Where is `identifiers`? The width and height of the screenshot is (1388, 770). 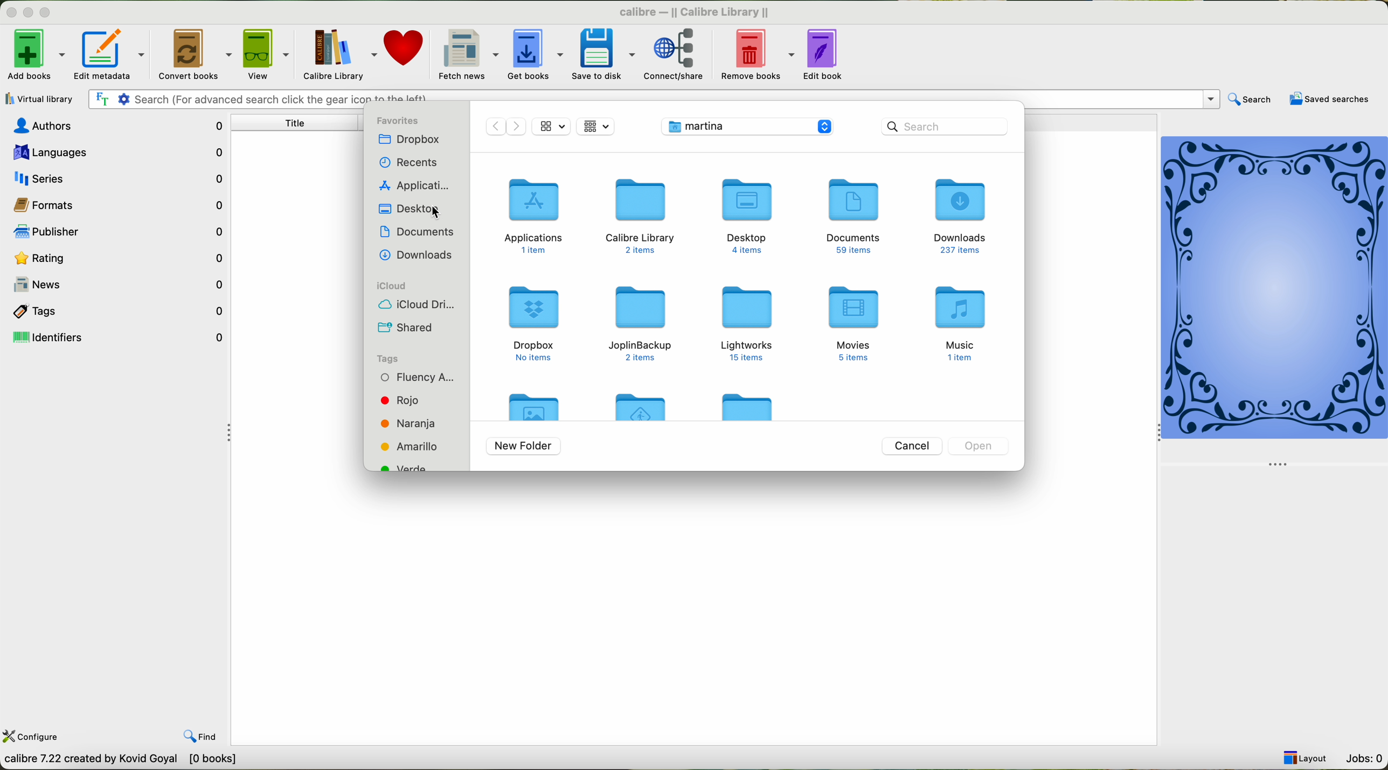 identifiers is located at coordinates (119, 338).